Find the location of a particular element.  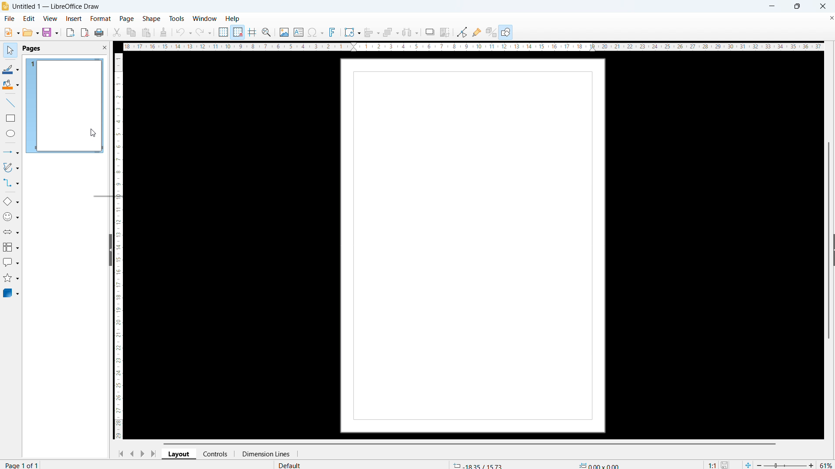

paste is located at coordinates (146, 33).